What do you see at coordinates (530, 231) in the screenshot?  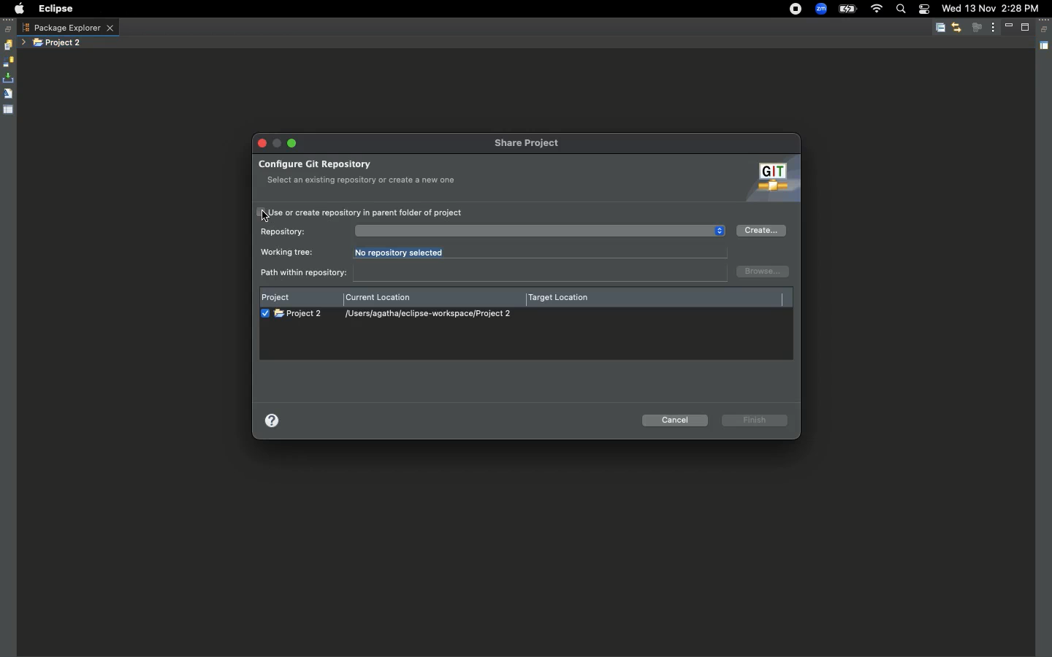 I see `repository information` at bounding box center [530, 231].